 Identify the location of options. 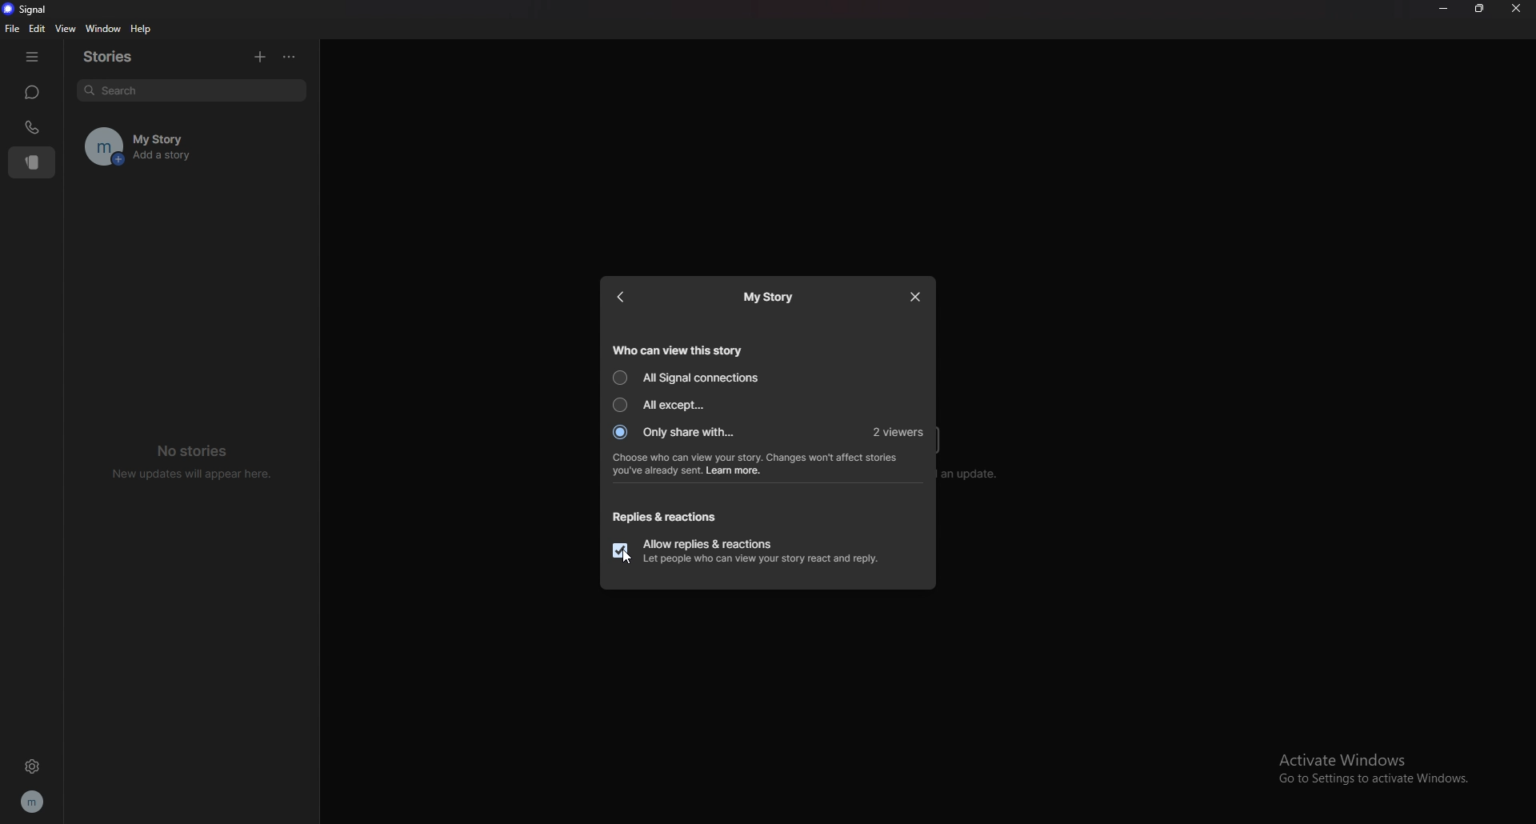
(289, 57).